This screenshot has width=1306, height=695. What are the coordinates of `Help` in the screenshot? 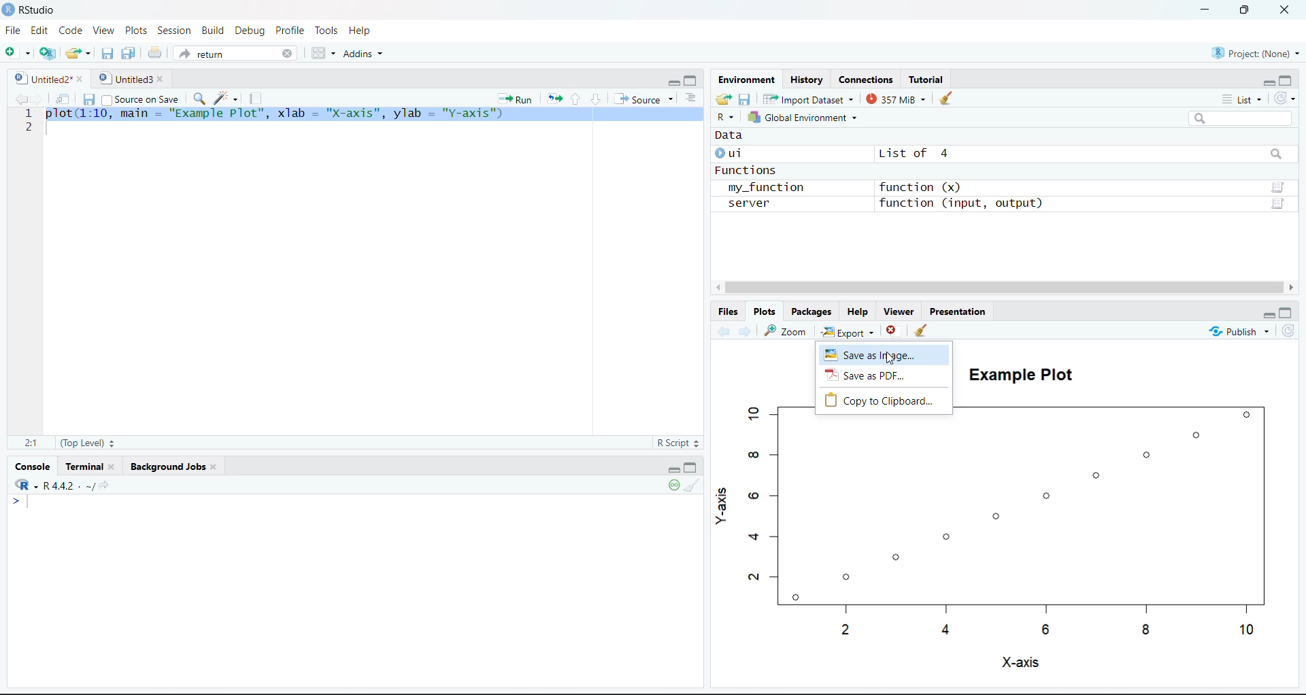 It's located at (361, 31).